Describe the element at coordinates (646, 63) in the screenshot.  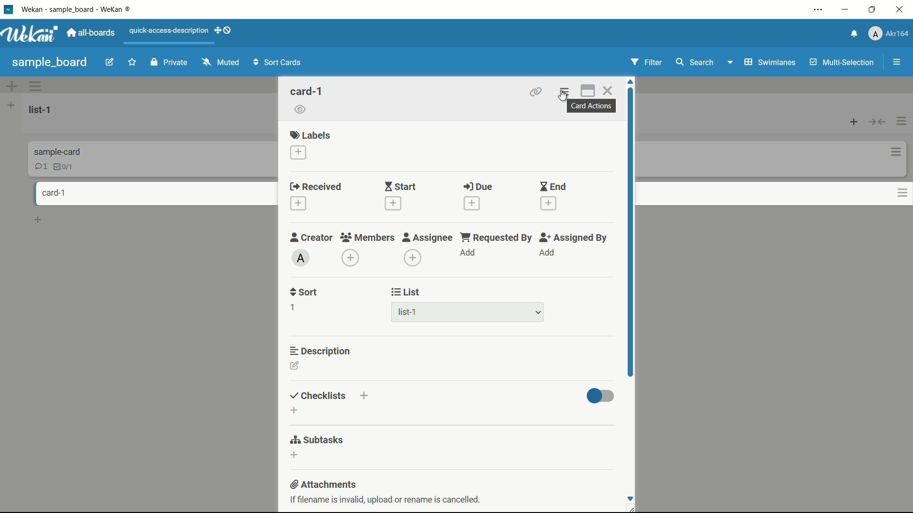
I see `filter` at that location.